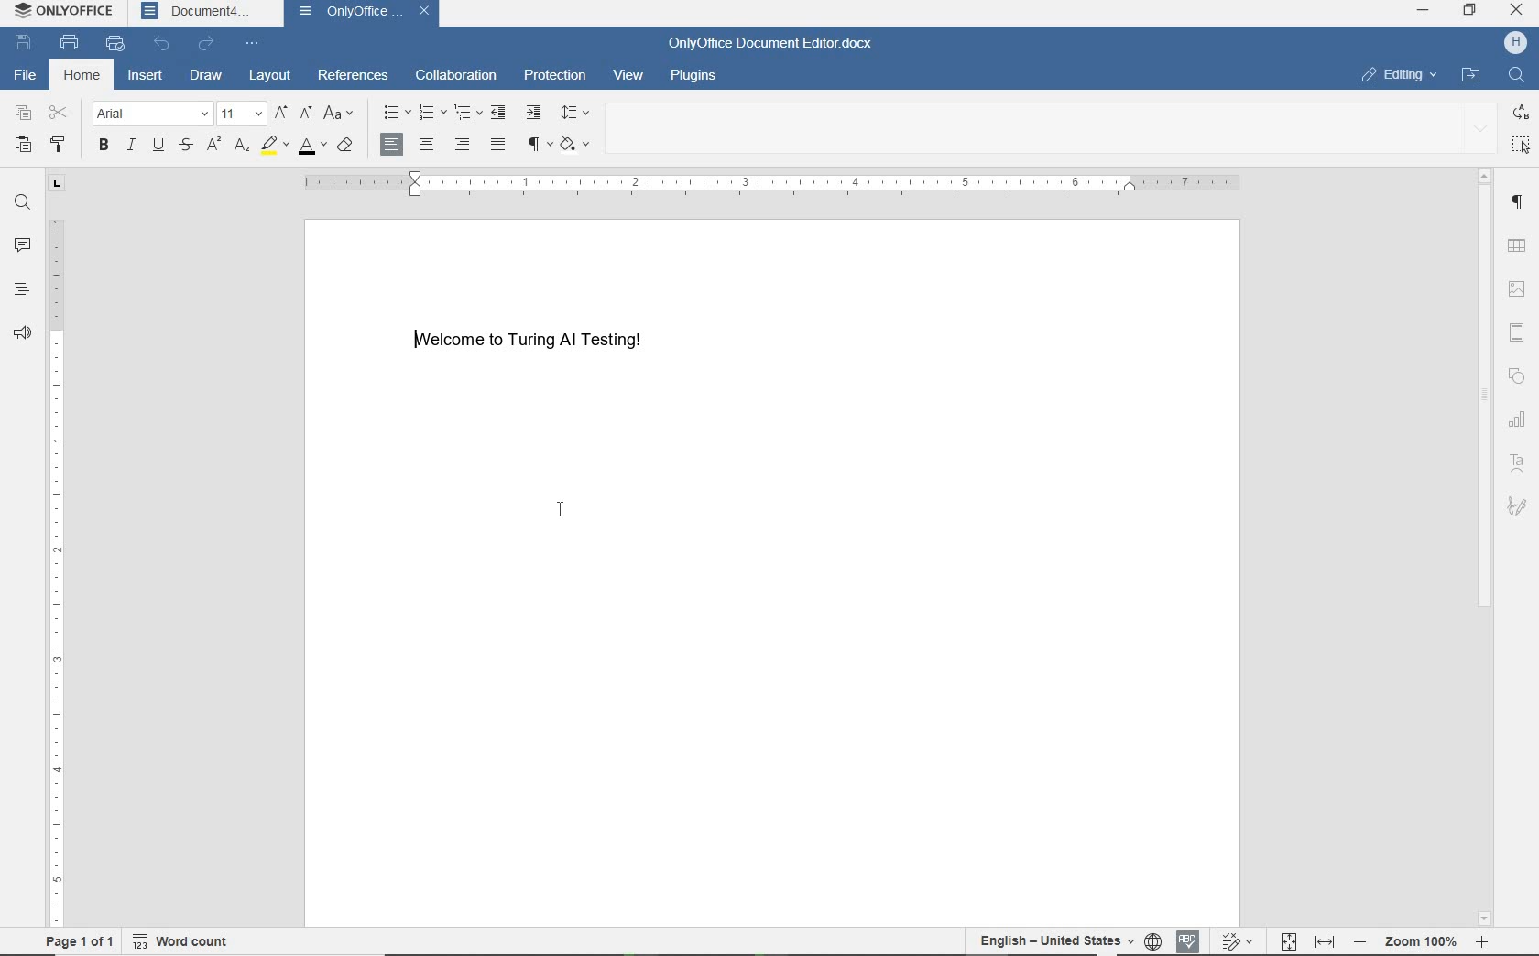  I want to click on decrease indent, so click(501, 113).